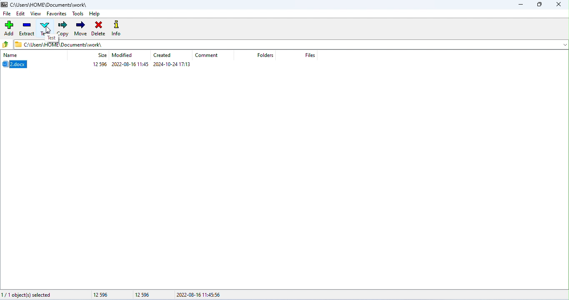  I want to click on size, so click(102, 55).